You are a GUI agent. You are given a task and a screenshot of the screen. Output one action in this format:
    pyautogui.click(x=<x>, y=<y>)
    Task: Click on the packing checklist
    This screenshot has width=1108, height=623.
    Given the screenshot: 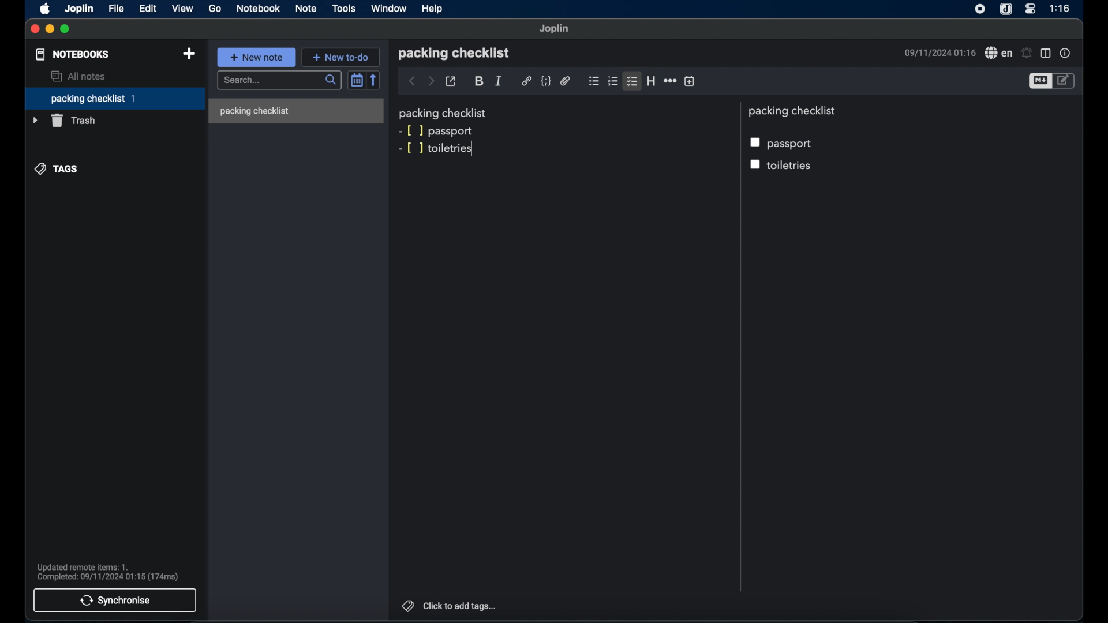 What is the action you would take?
    pyautogui.click(x=795, y=111)
    